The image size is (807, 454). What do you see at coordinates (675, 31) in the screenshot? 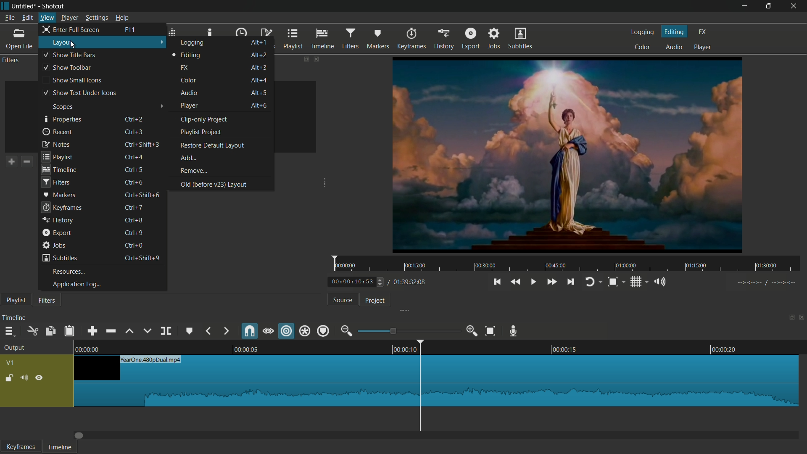
I see `editing` at bounding box center [675, 31].